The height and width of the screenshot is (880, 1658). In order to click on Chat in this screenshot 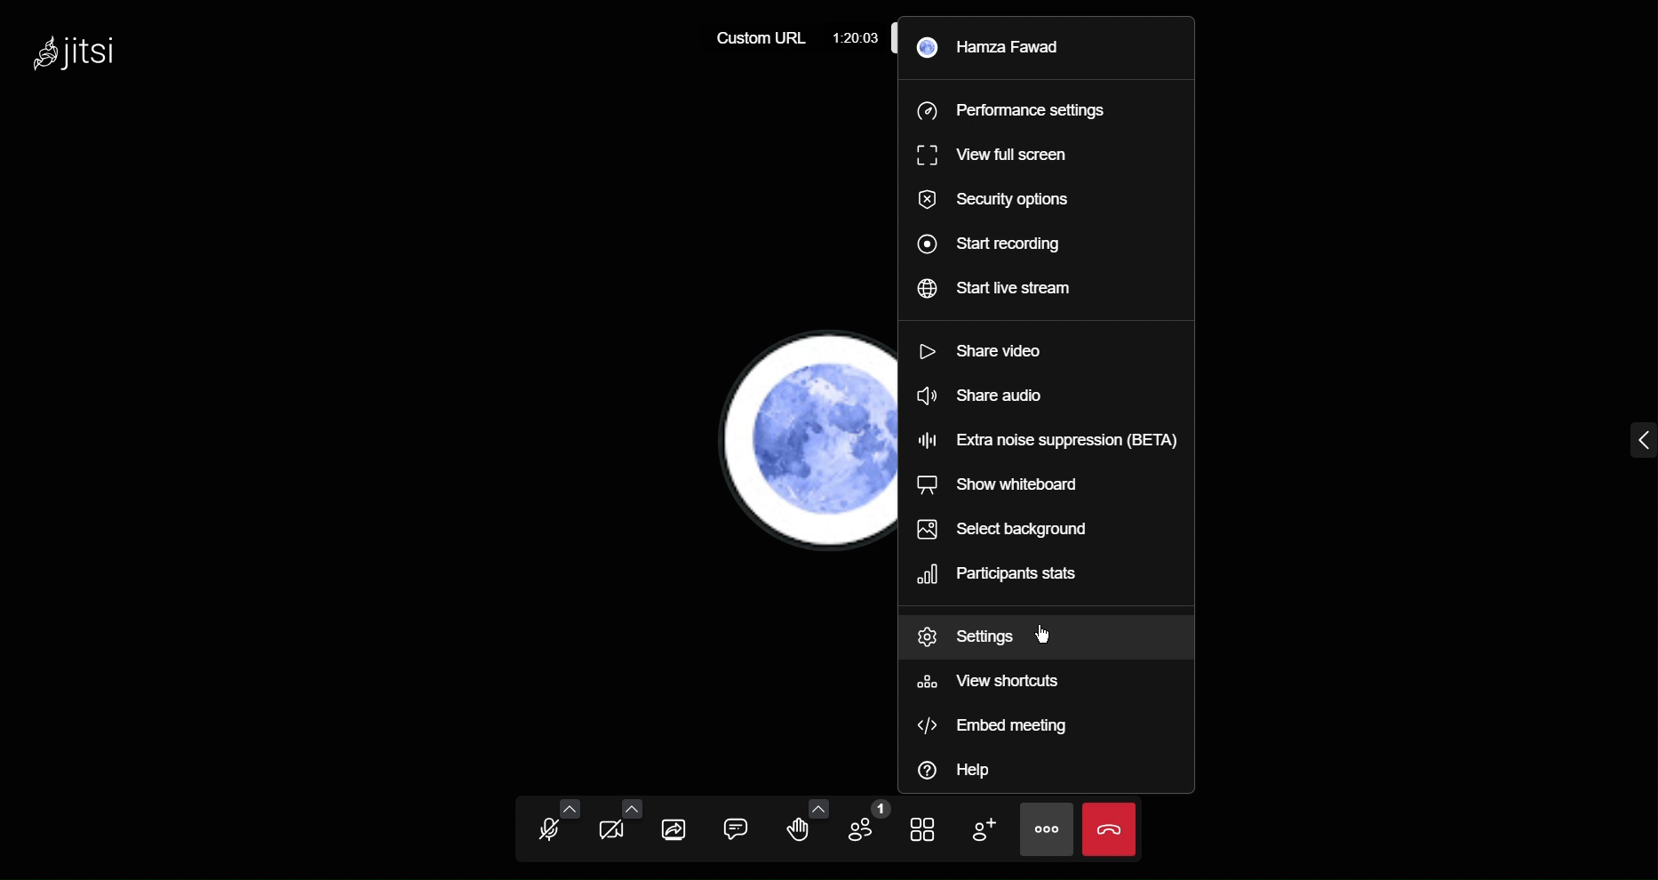, I will do `click(741, 827)`.